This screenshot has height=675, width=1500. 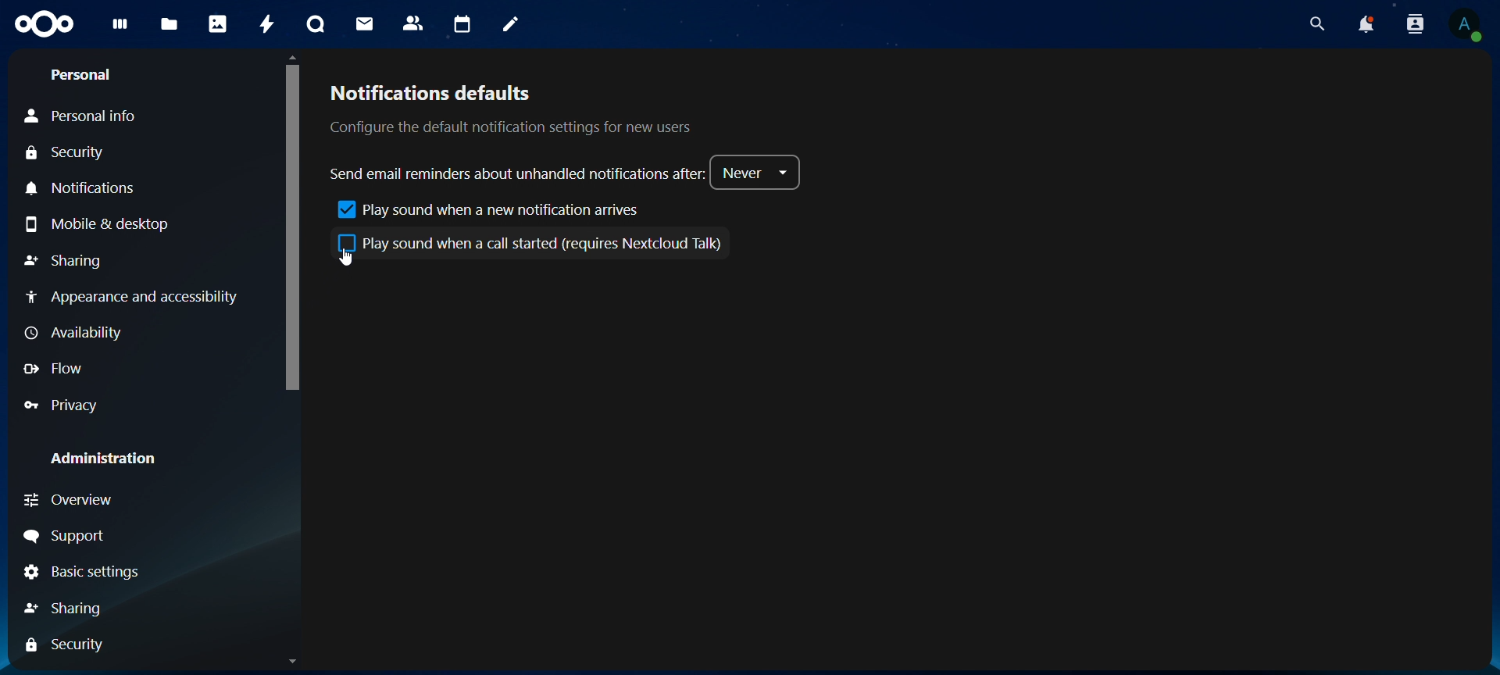 What do you see at coordinates (1470, 25) in the screenshot?
I see `View Profile` at bounding box center [1470, 25].